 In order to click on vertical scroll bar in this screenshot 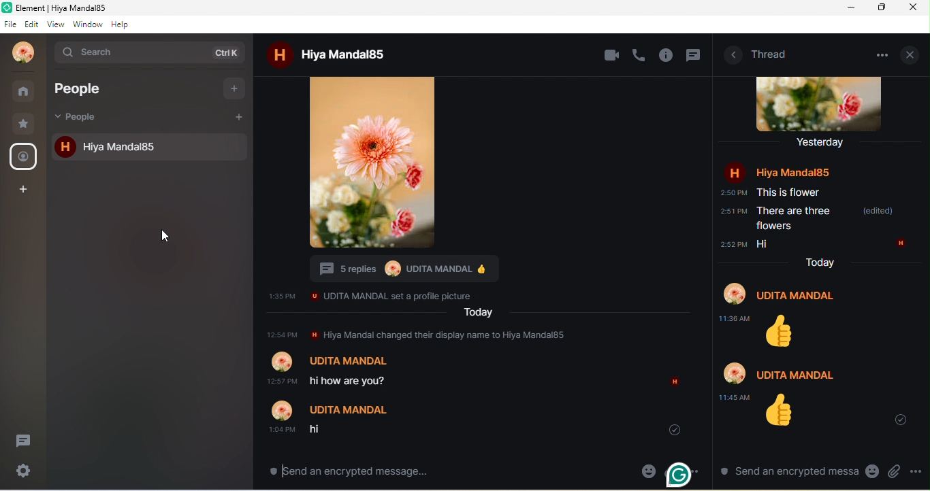, I will do `click(706, 396)`.